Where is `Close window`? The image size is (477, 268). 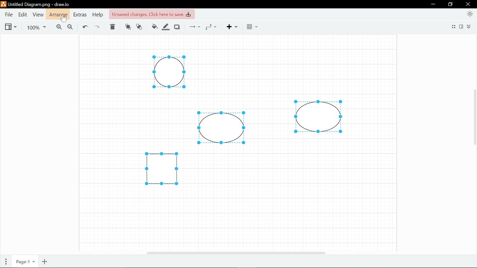
Close window is located at coordinates (468, 4).